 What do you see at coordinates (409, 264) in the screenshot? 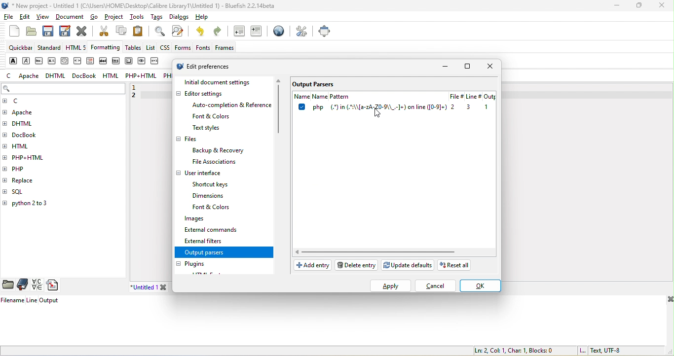
I see `update defaults` at bounding box center [409, 264].